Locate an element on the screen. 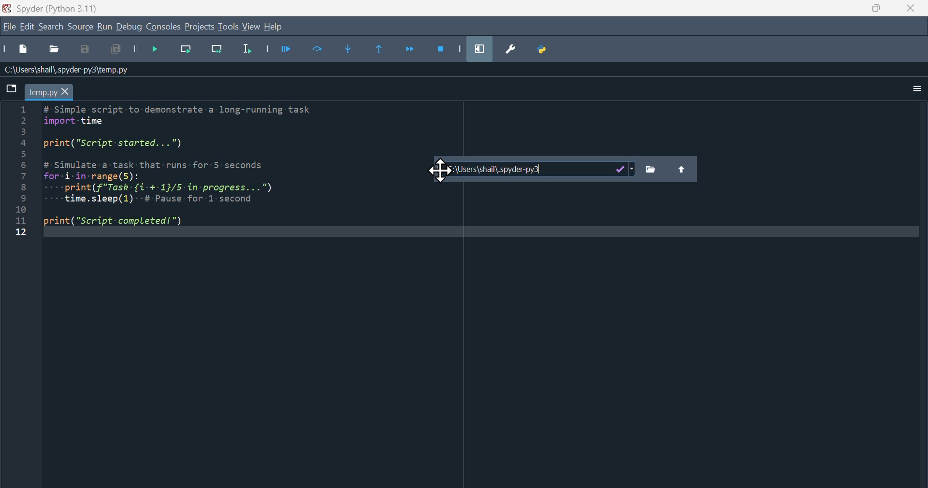 The height and width of the screenshot is (488, 928). Run current line is located at coordinates (189, 52).